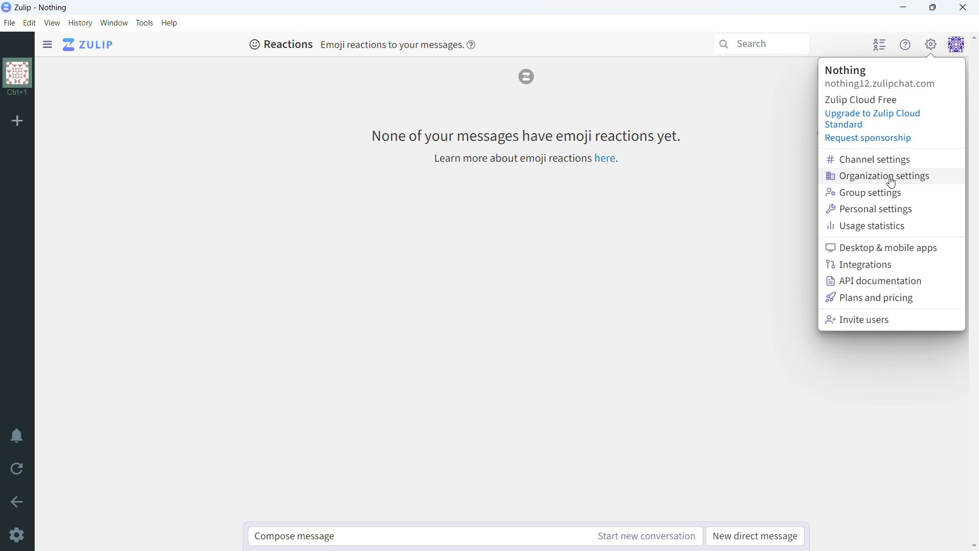  I want to click on group settings, so click(891, 192).